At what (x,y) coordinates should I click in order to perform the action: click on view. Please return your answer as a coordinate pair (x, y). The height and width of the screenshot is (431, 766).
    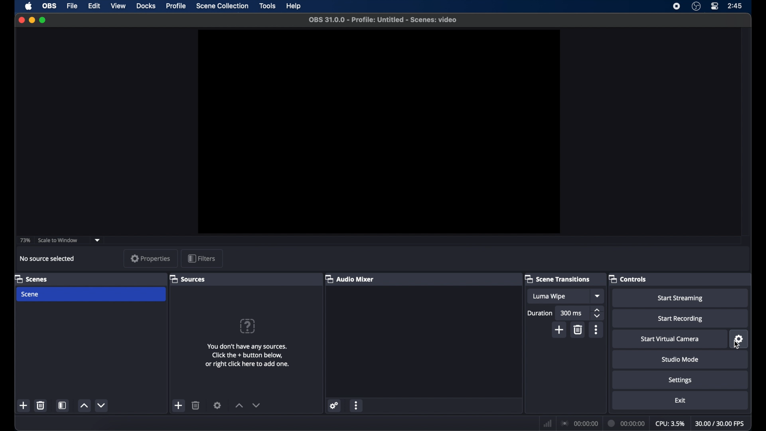
    Looking at the image, I should click on (118, 6).